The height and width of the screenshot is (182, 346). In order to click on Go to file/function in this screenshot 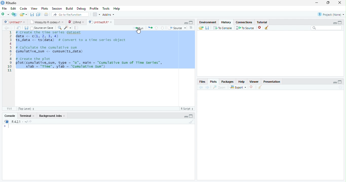, I will do `click(71, 15)`.